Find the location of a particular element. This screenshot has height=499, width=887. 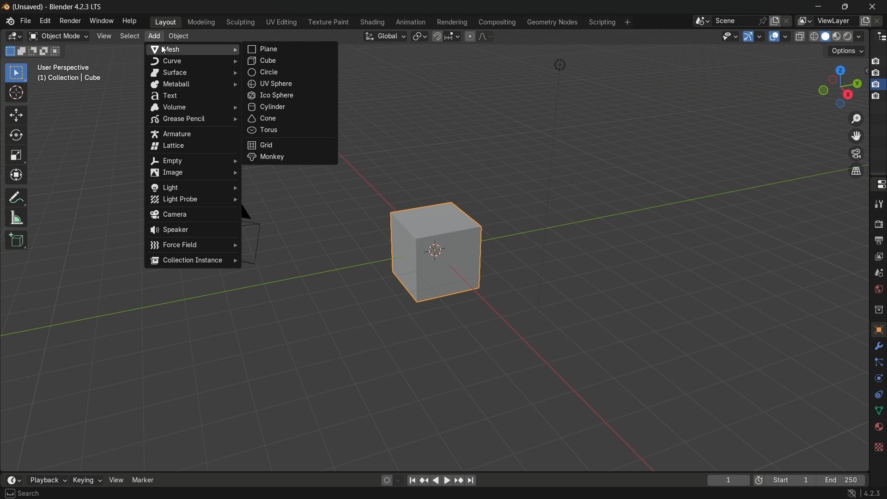

window menu is located at coordinates (101, 20).